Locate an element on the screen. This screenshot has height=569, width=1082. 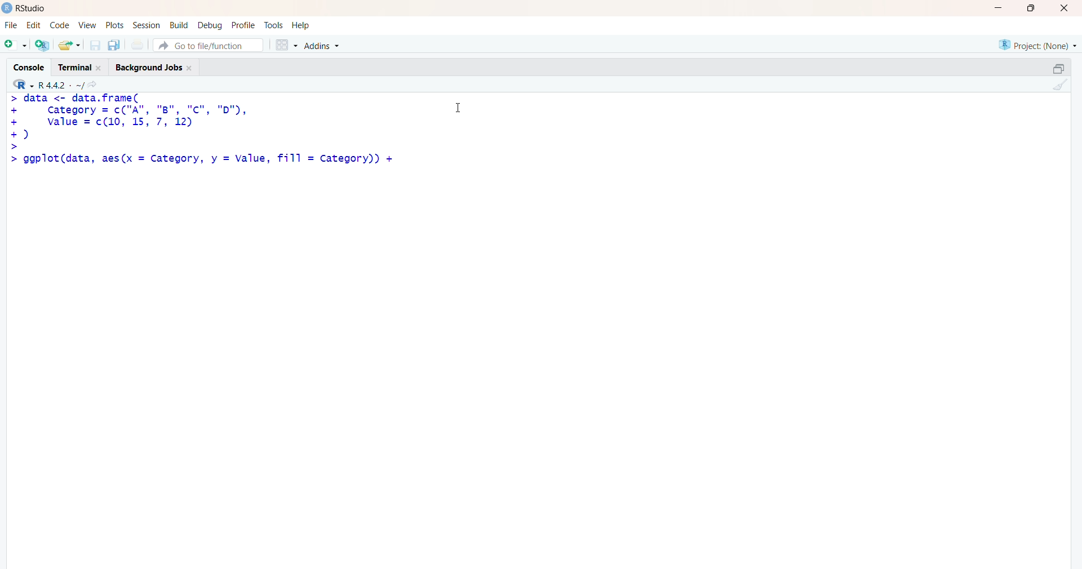
maximize is located at coordinates (1058, 69).